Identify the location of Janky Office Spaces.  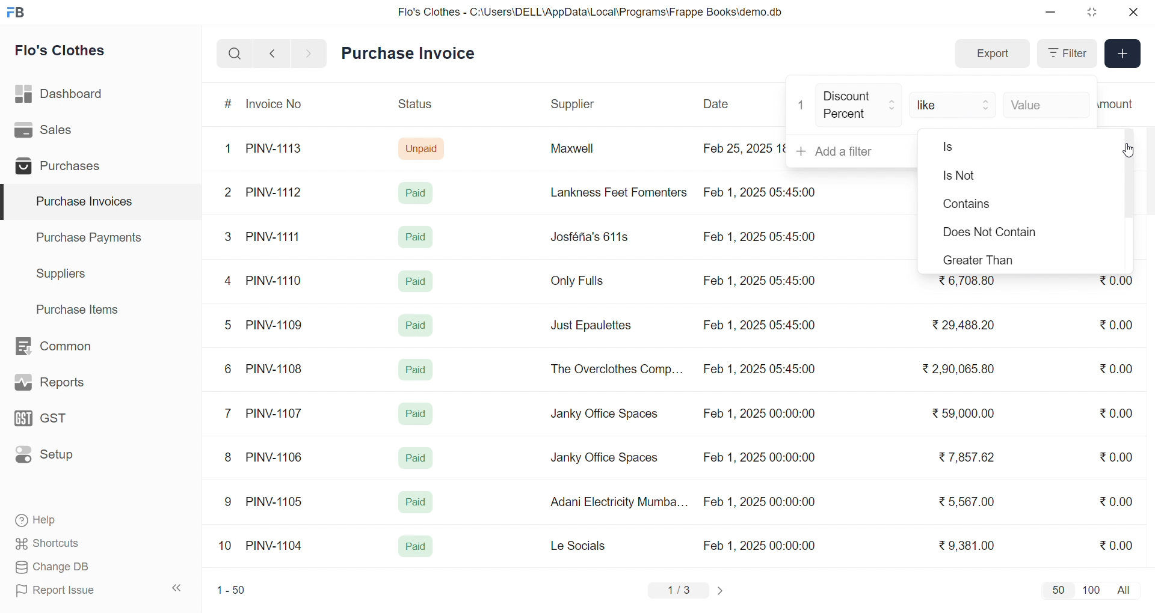
(604, 459).